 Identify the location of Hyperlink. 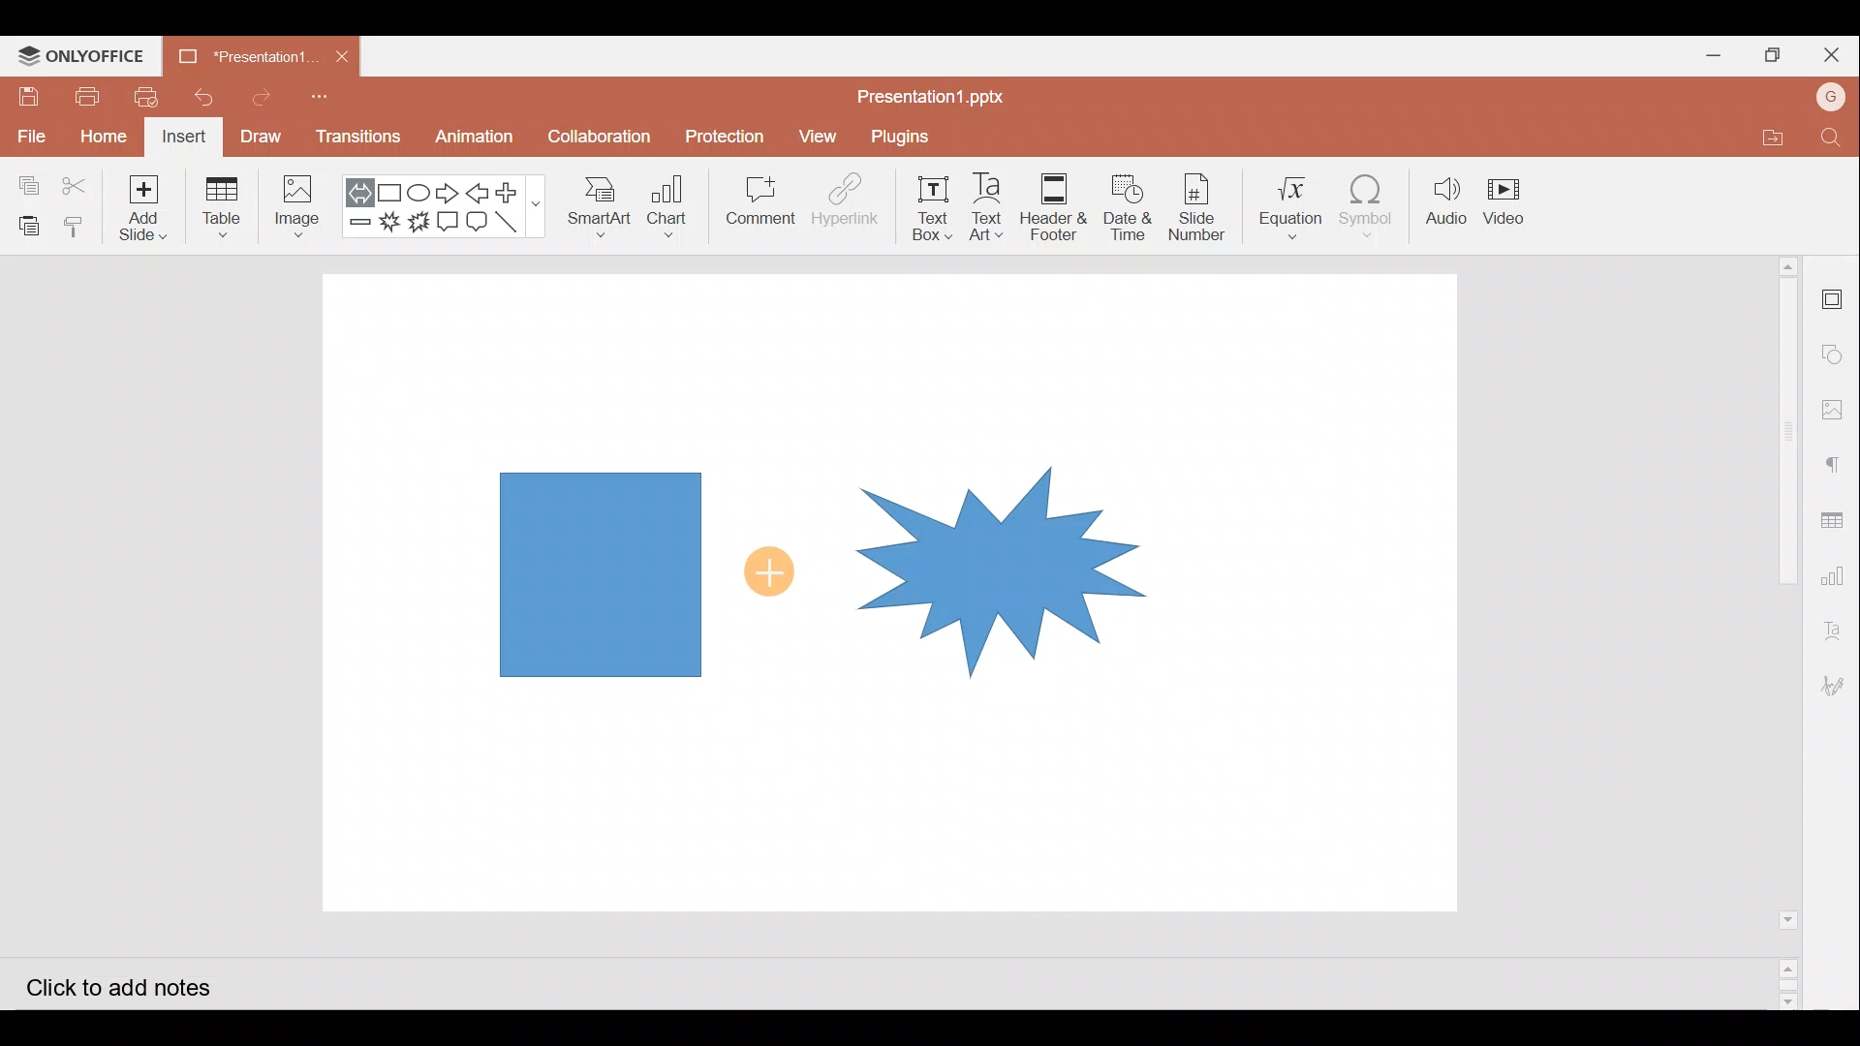
(851, 203).